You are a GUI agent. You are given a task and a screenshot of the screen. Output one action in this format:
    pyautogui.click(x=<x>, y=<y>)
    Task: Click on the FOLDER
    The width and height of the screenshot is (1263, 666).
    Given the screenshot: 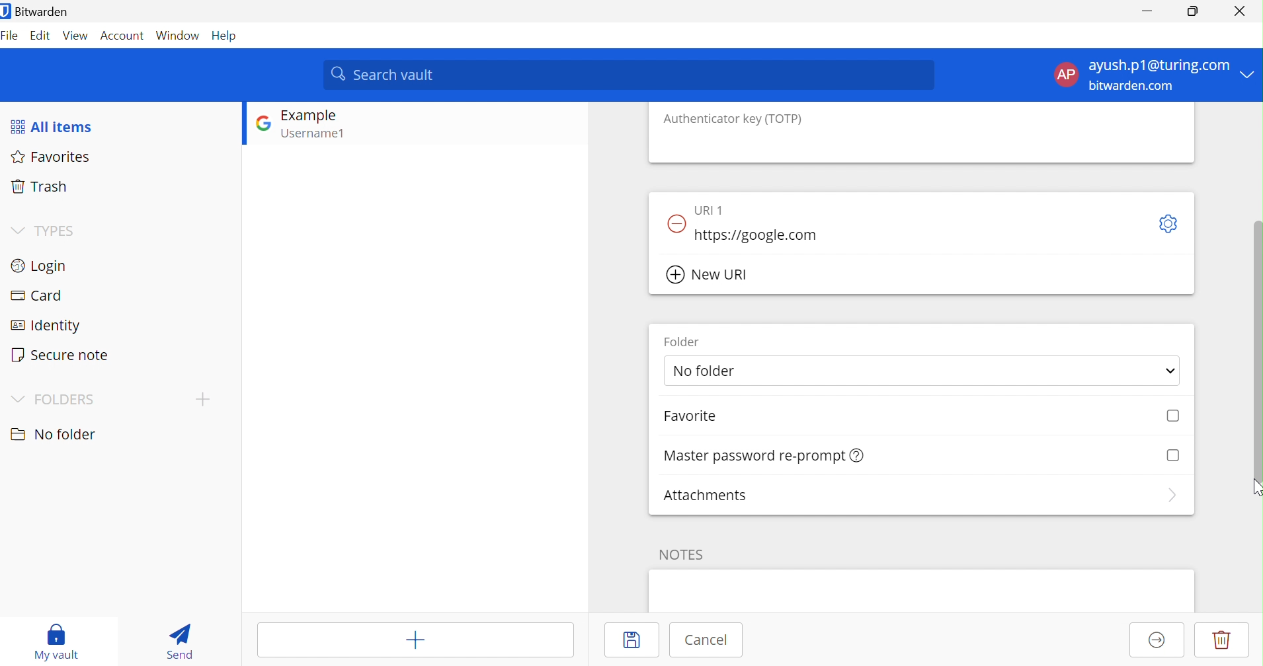 What is the action you would take?
    pyautogui.click(x=65, y=398)
    